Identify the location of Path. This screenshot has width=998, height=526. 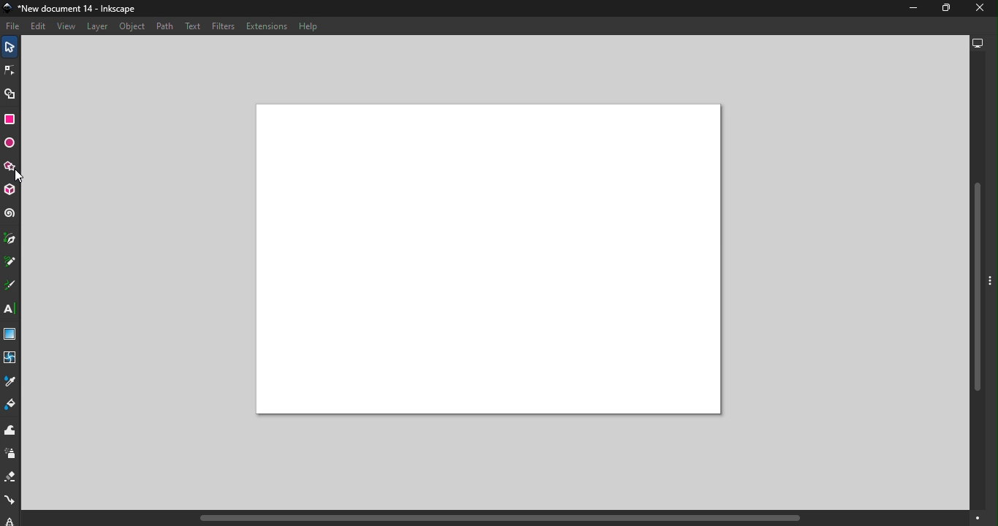
(166, 26).